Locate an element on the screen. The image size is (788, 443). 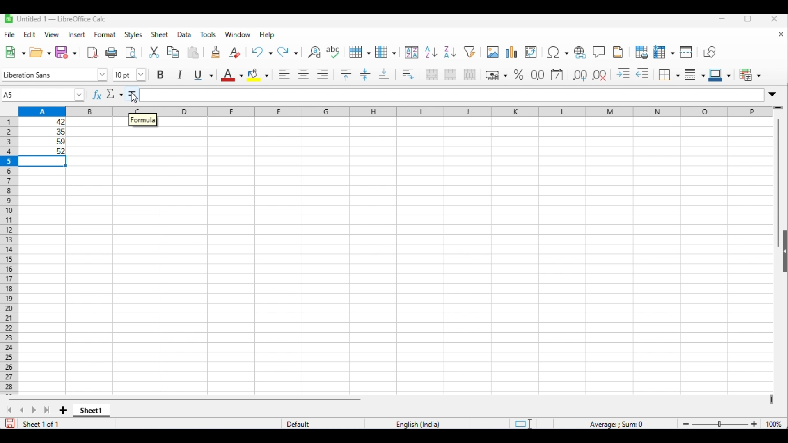
font style is located at coordinates (54, 73).